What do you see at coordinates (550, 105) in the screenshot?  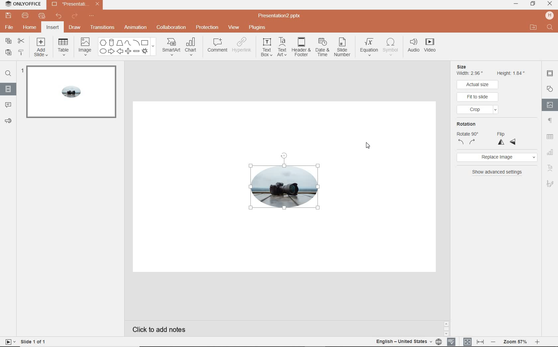 I see `image settings` at bounding box center [550, 105].